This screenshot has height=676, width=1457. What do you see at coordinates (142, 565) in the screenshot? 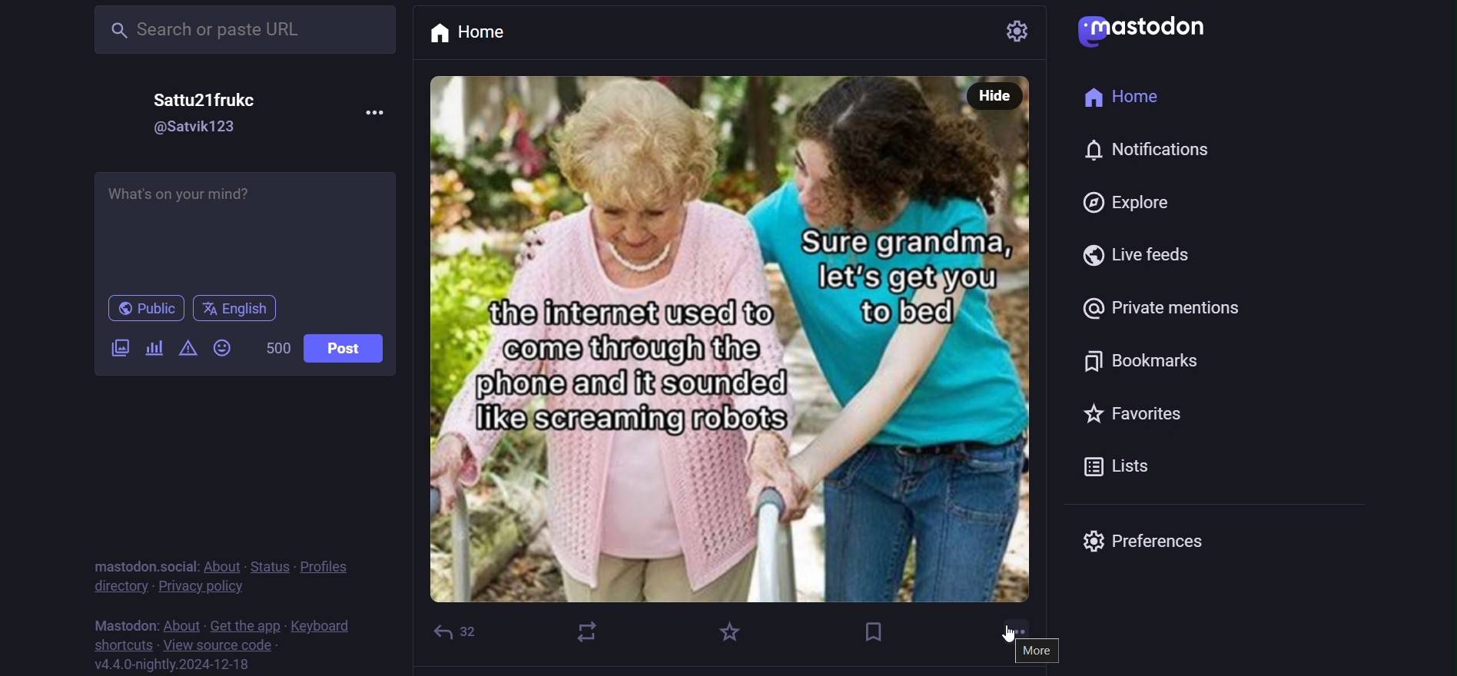
I see `mastodon social` at bounding box center [142, 565].